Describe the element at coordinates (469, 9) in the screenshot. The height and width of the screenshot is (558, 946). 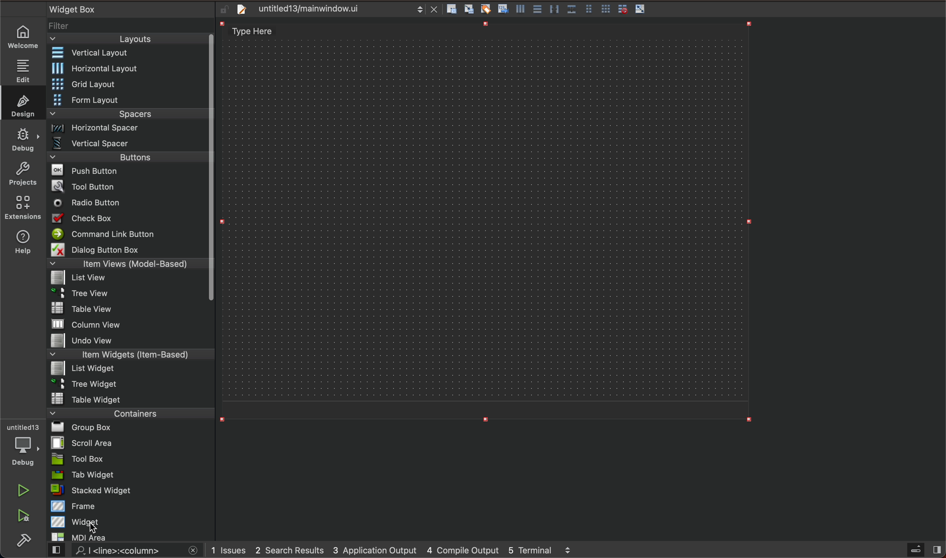
I see `` at that location.